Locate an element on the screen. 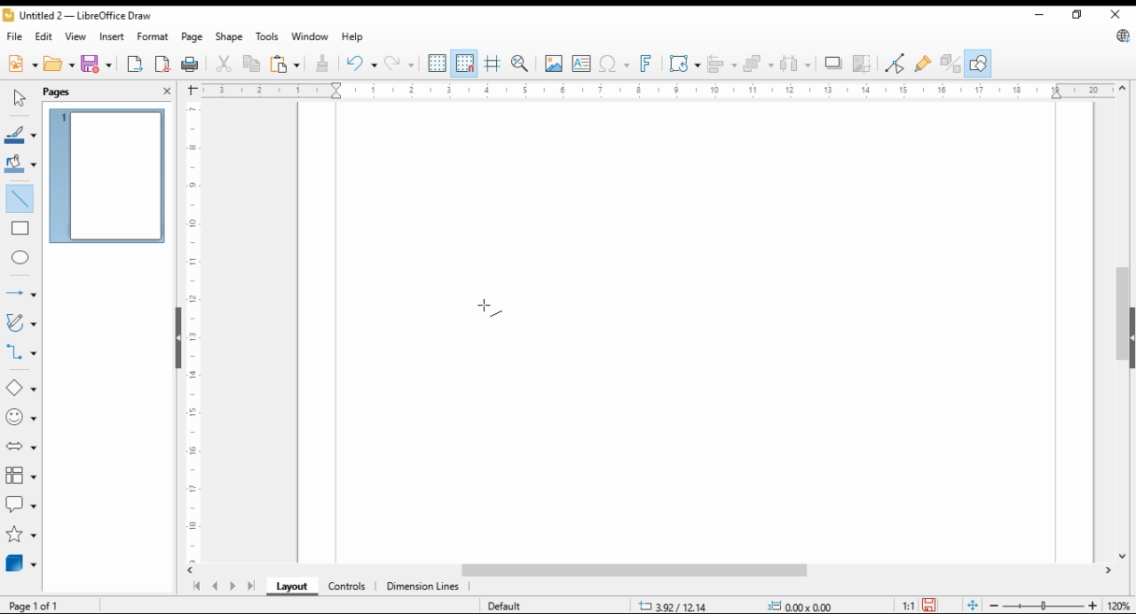  new is located at coordinates (22, 62).